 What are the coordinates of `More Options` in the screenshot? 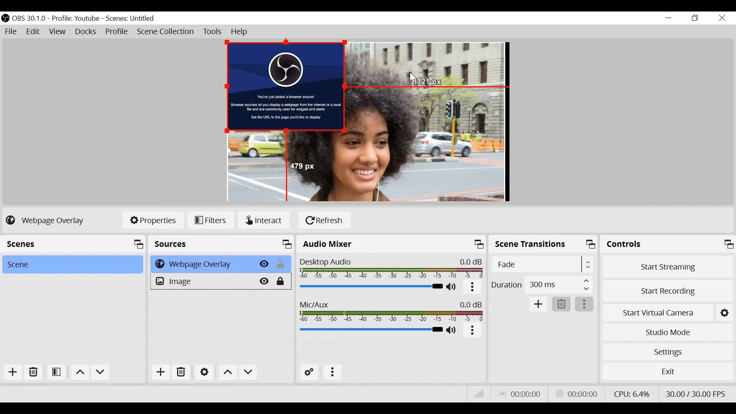 It's located at (473, 332).